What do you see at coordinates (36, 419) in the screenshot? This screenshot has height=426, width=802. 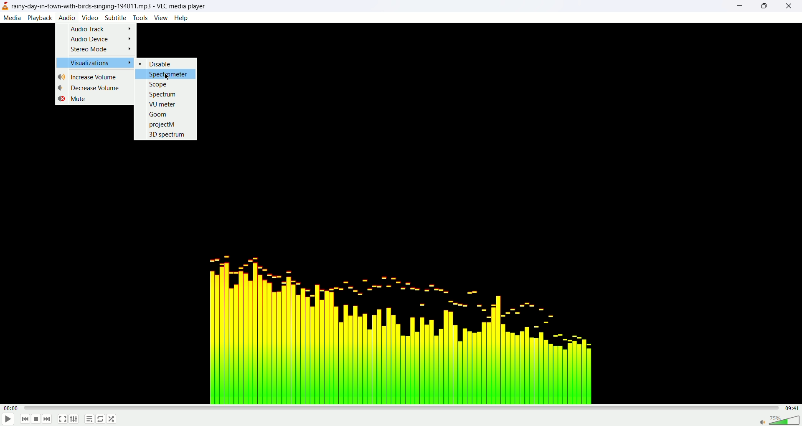 I see `stop` at bounding box center [36, 419].